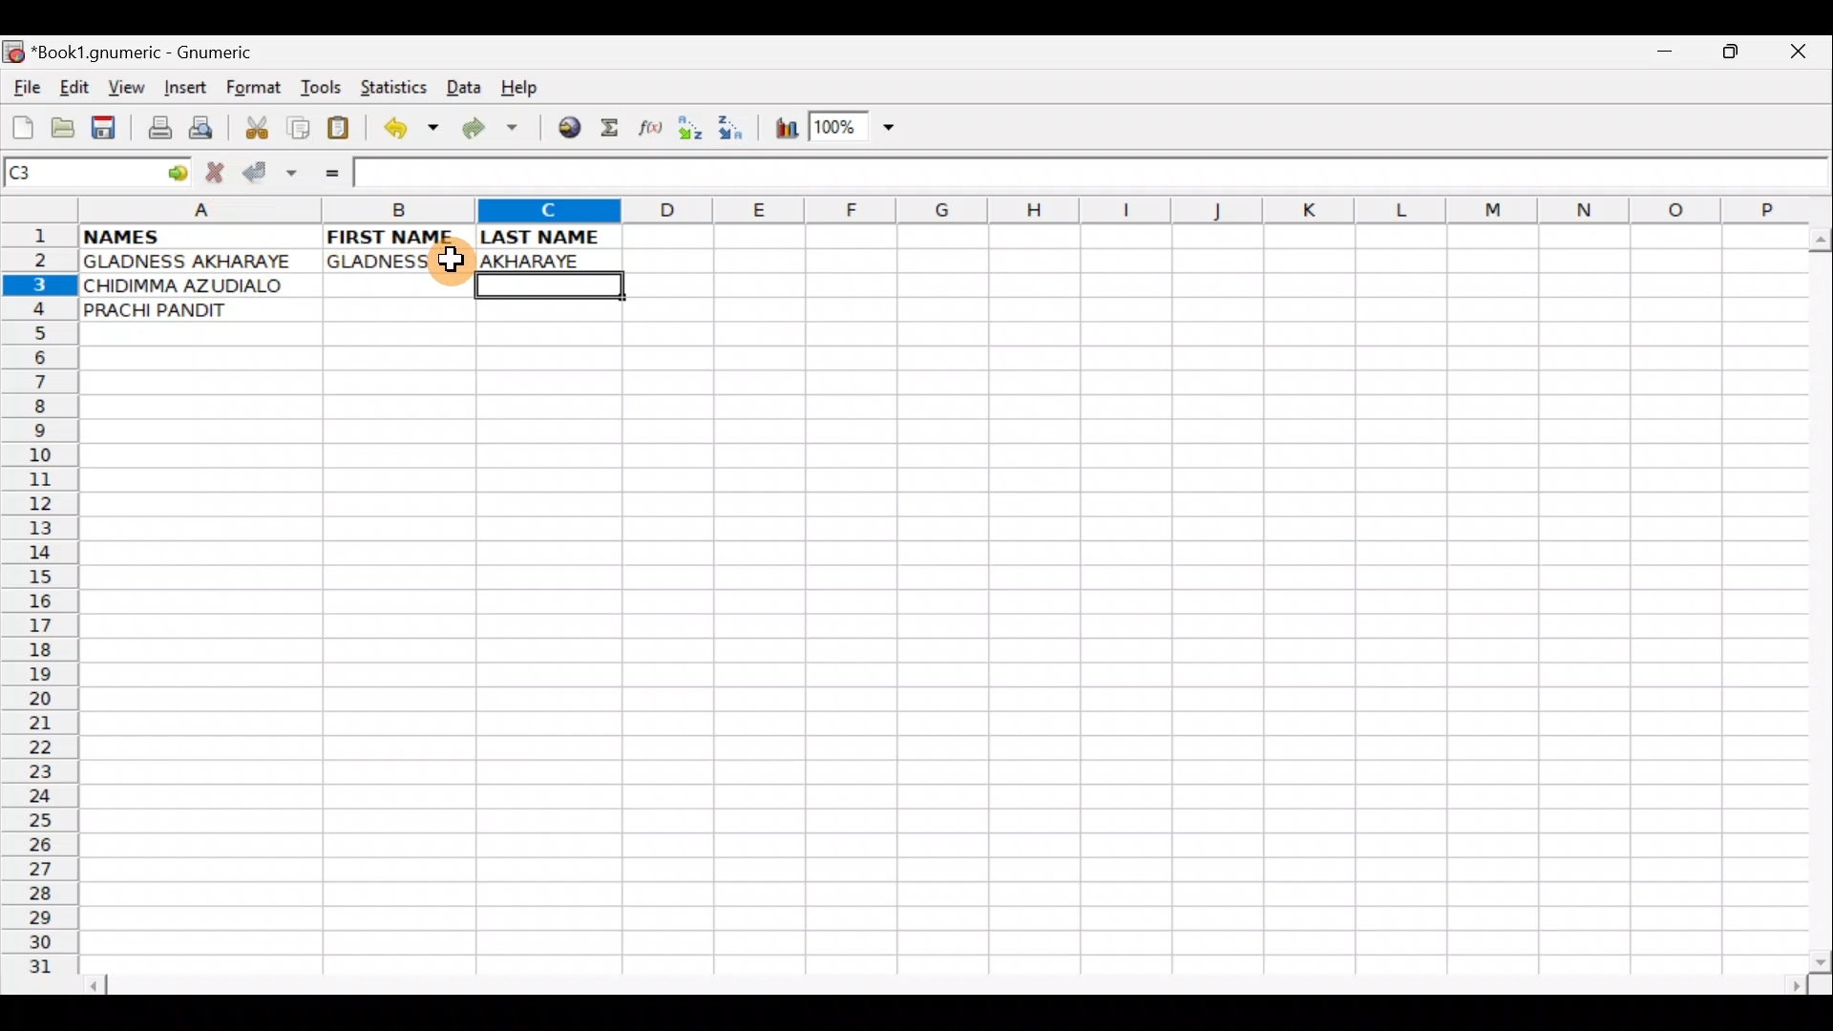 This screenshot has height=1031, width=1833. What do you see at coordinates (949, 982) in the screenshot?
I see `Scroll bar` at bounding box center [949, 982].